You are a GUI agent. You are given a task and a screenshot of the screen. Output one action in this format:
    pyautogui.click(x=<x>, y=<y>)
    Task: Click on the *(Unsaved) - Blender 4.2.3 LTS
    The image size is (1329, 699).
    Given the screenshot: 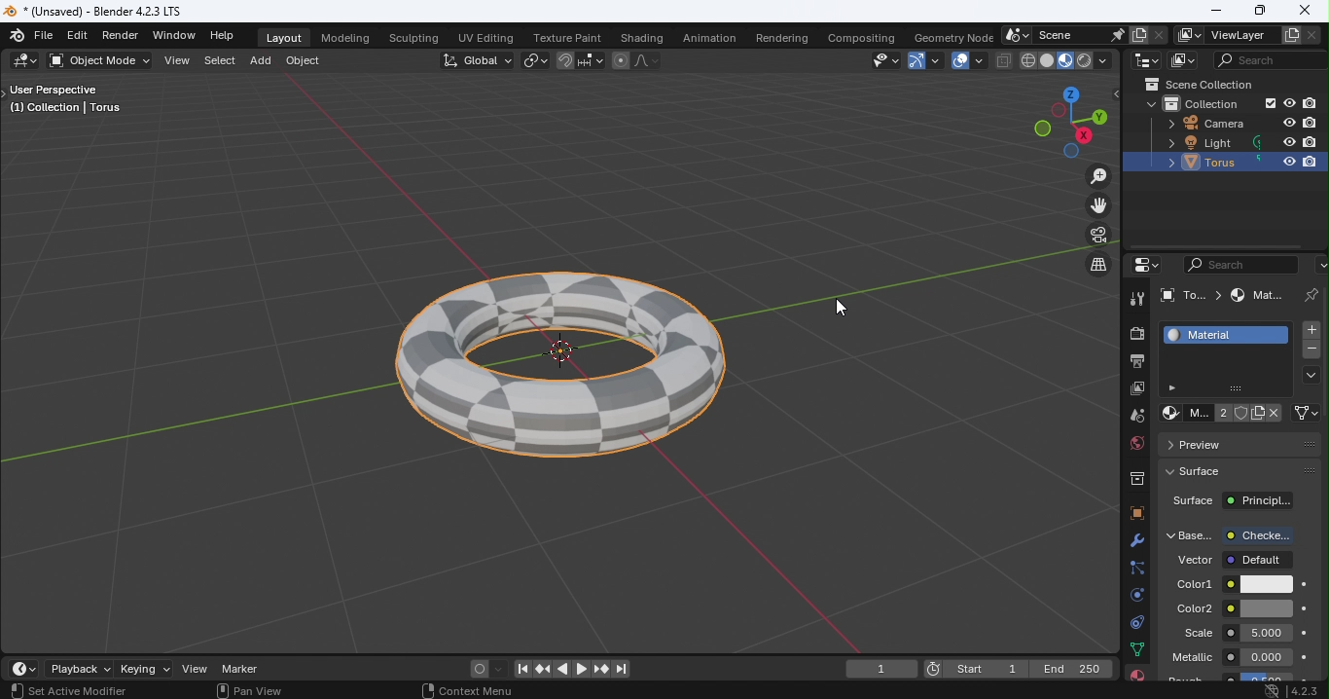 What is the action you would take?
    pyautogui.click(x=93, y=12)
    